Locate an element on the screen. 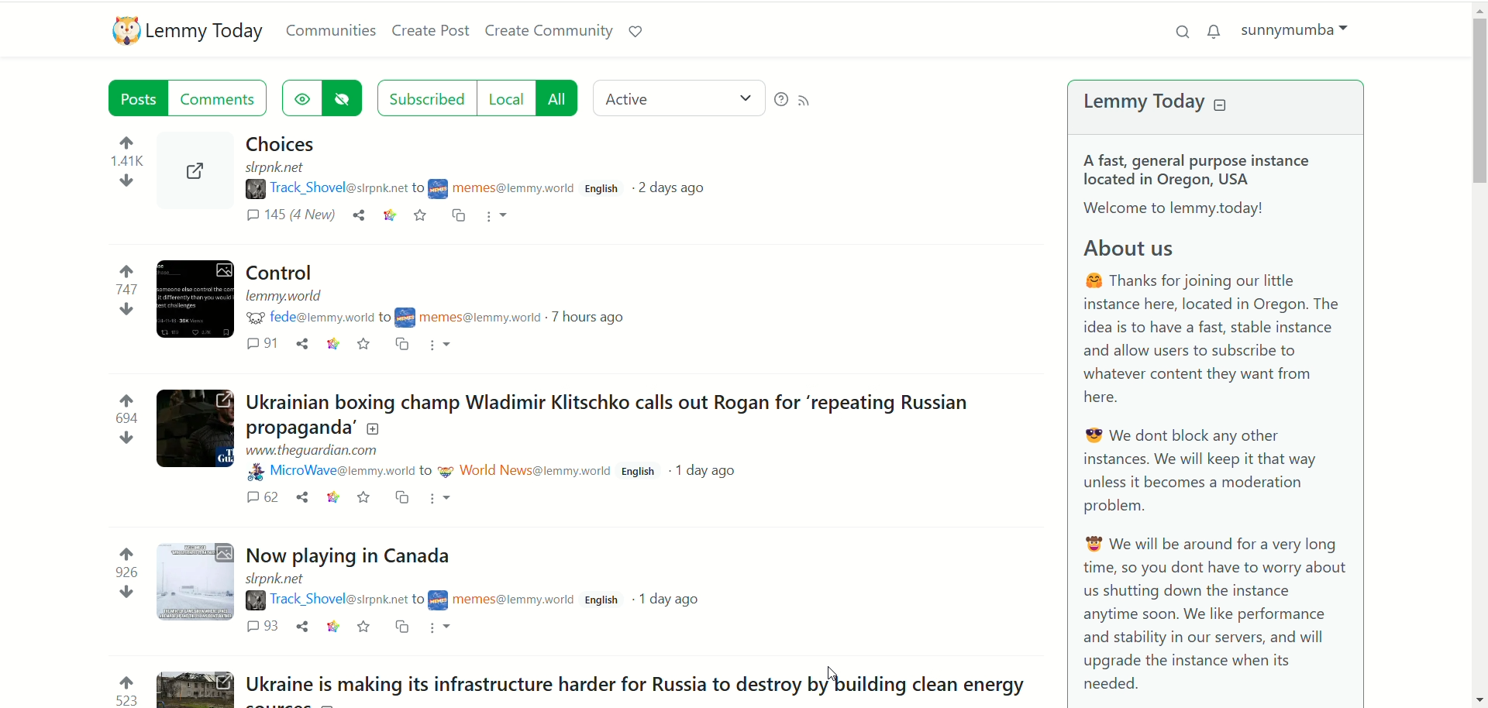  link is located at coordinates (330, 344).